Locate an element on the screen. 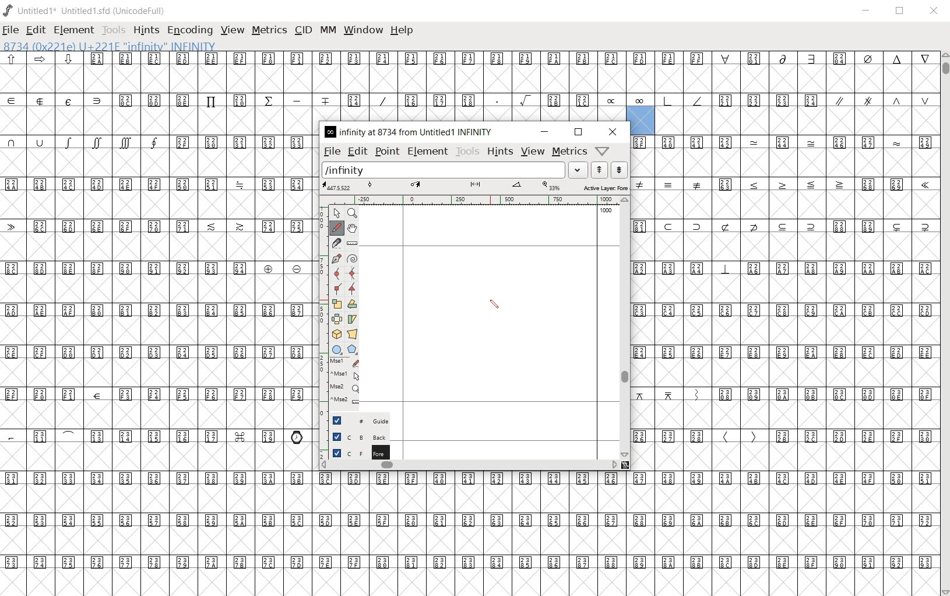 The image size is (950, 596). hints is located at coordinates (499, 152).